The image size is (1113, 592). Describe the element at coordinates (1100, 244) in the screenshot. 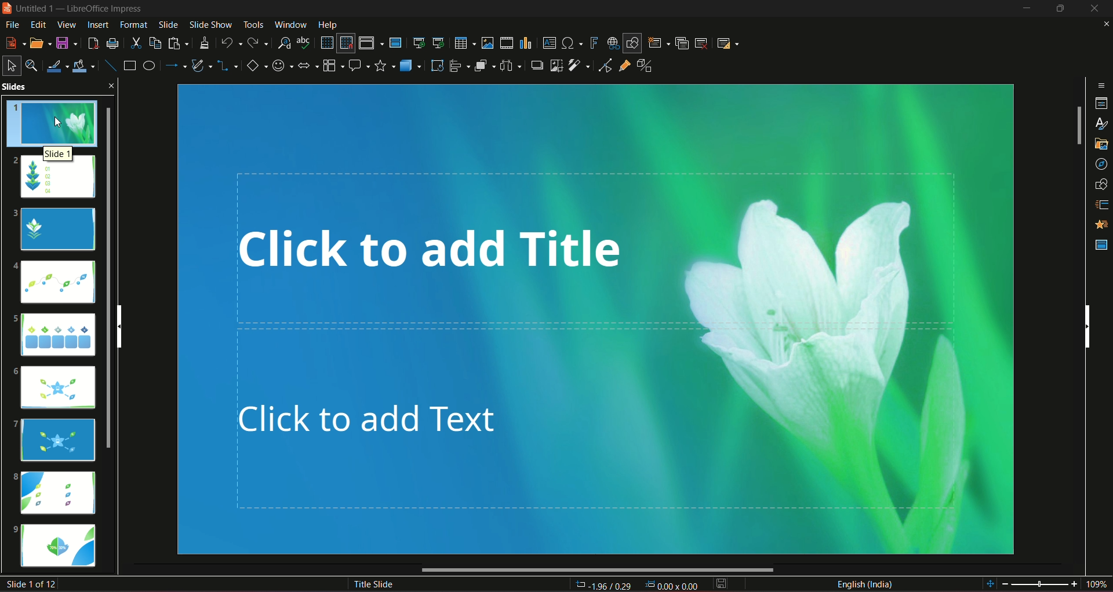

I see `master slides ` at that location.